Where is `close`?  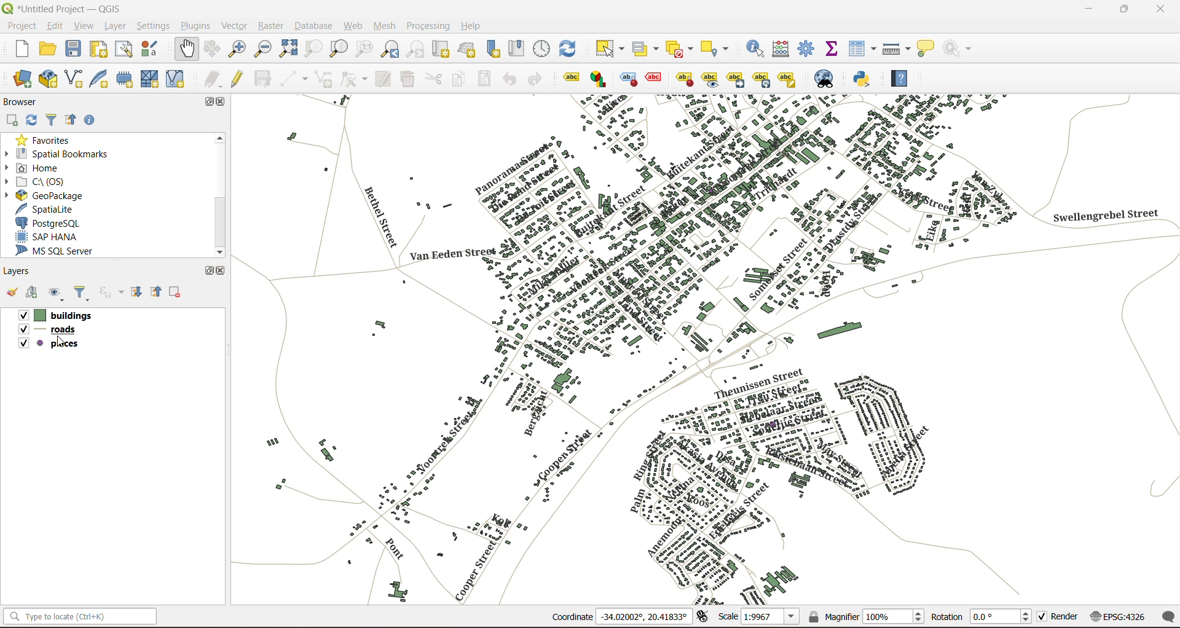 close is located at coordinates (224, 272).